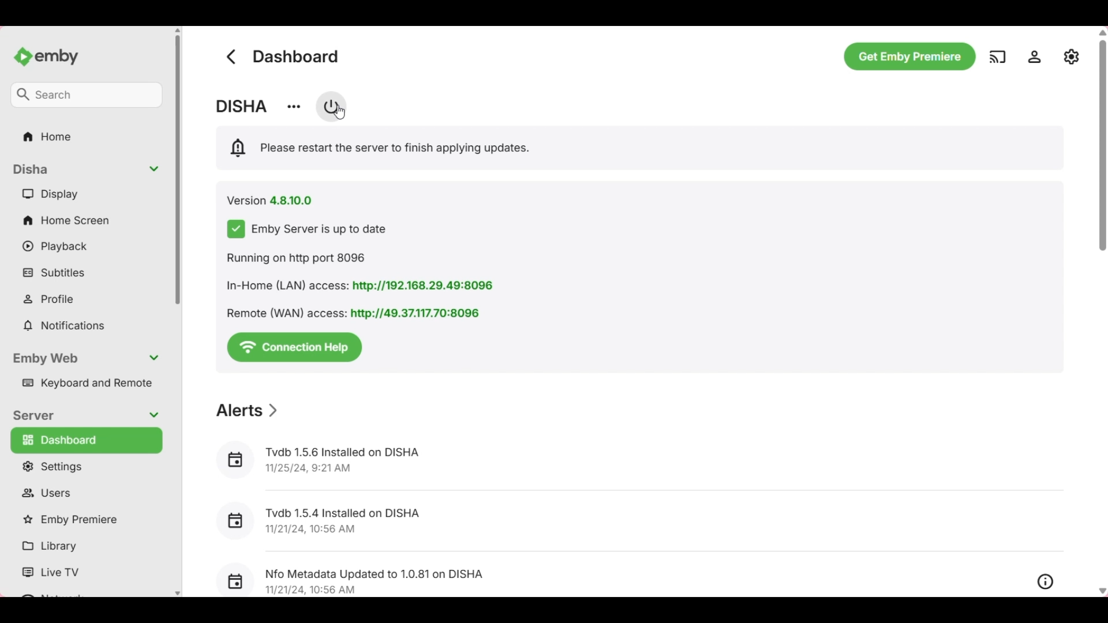 Image resolution: width=1108 pixels, height=623 pixels. Describe the element at coordinates (84, 573) in the screenshot. I see `Live TV` at that location.